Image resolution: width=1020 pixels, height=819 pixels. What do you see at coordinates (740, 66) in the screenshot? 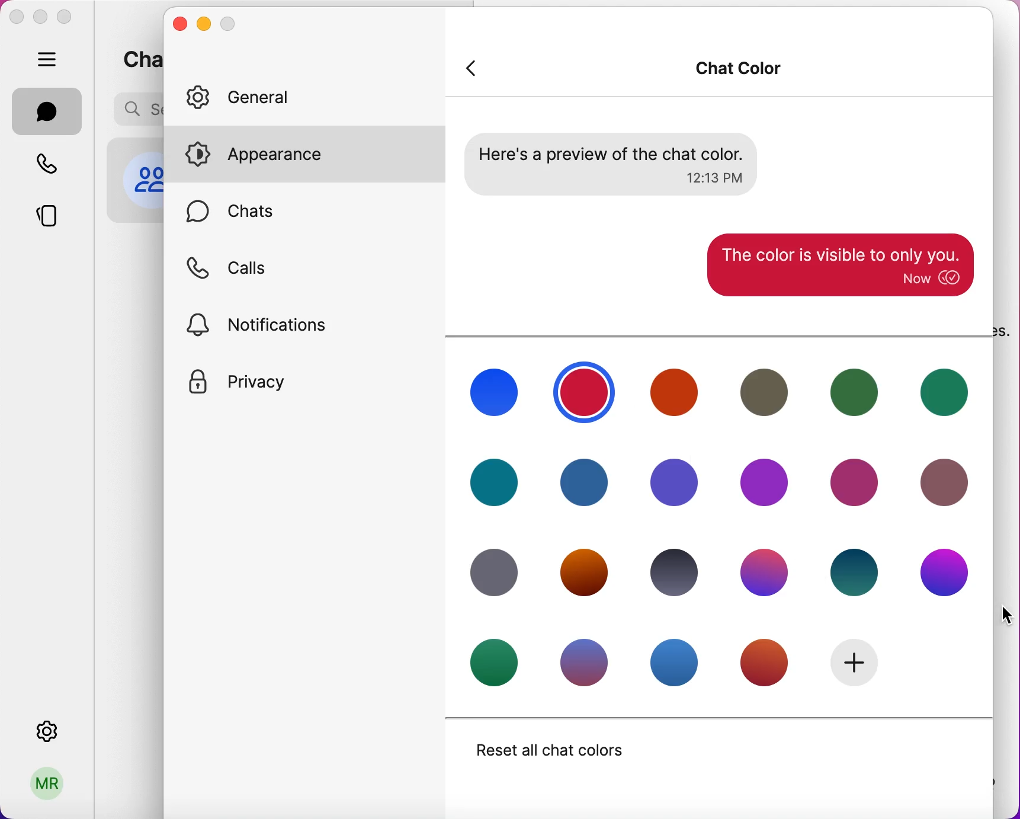
I see `chat color` at bounding box center [740, 66].